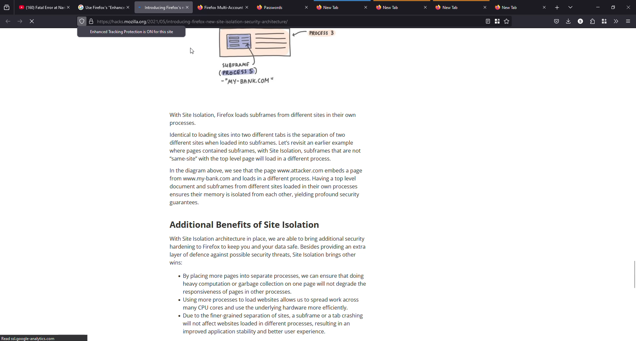  What do you see at coordinates (392, 7) in the screenshot?
I see `tab` at bounding box center [392, 7].